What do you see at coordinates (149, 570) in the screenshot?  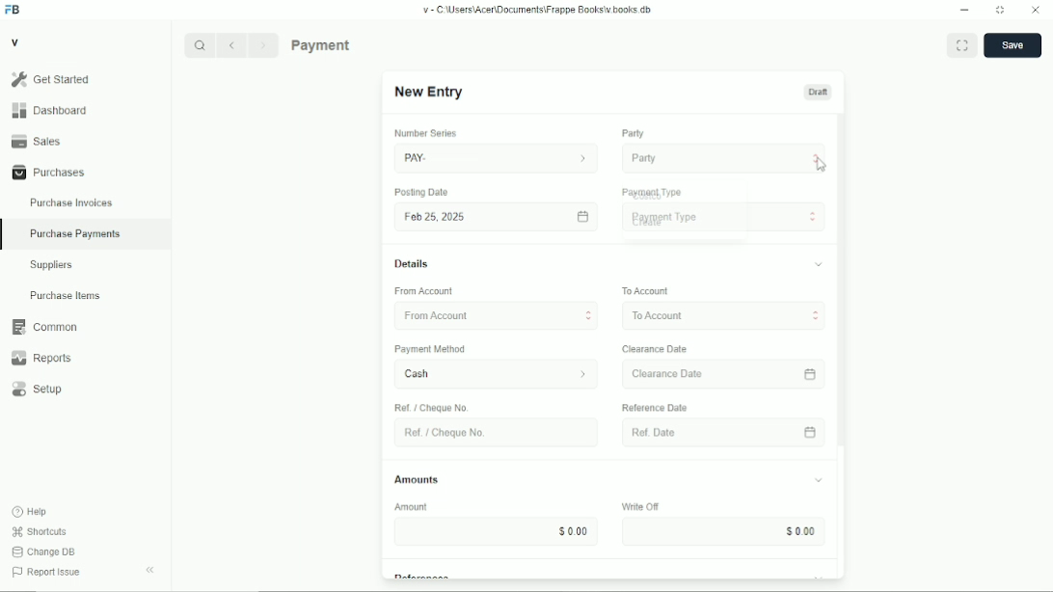 I see `Collapse` at bounding box center [149, 570].